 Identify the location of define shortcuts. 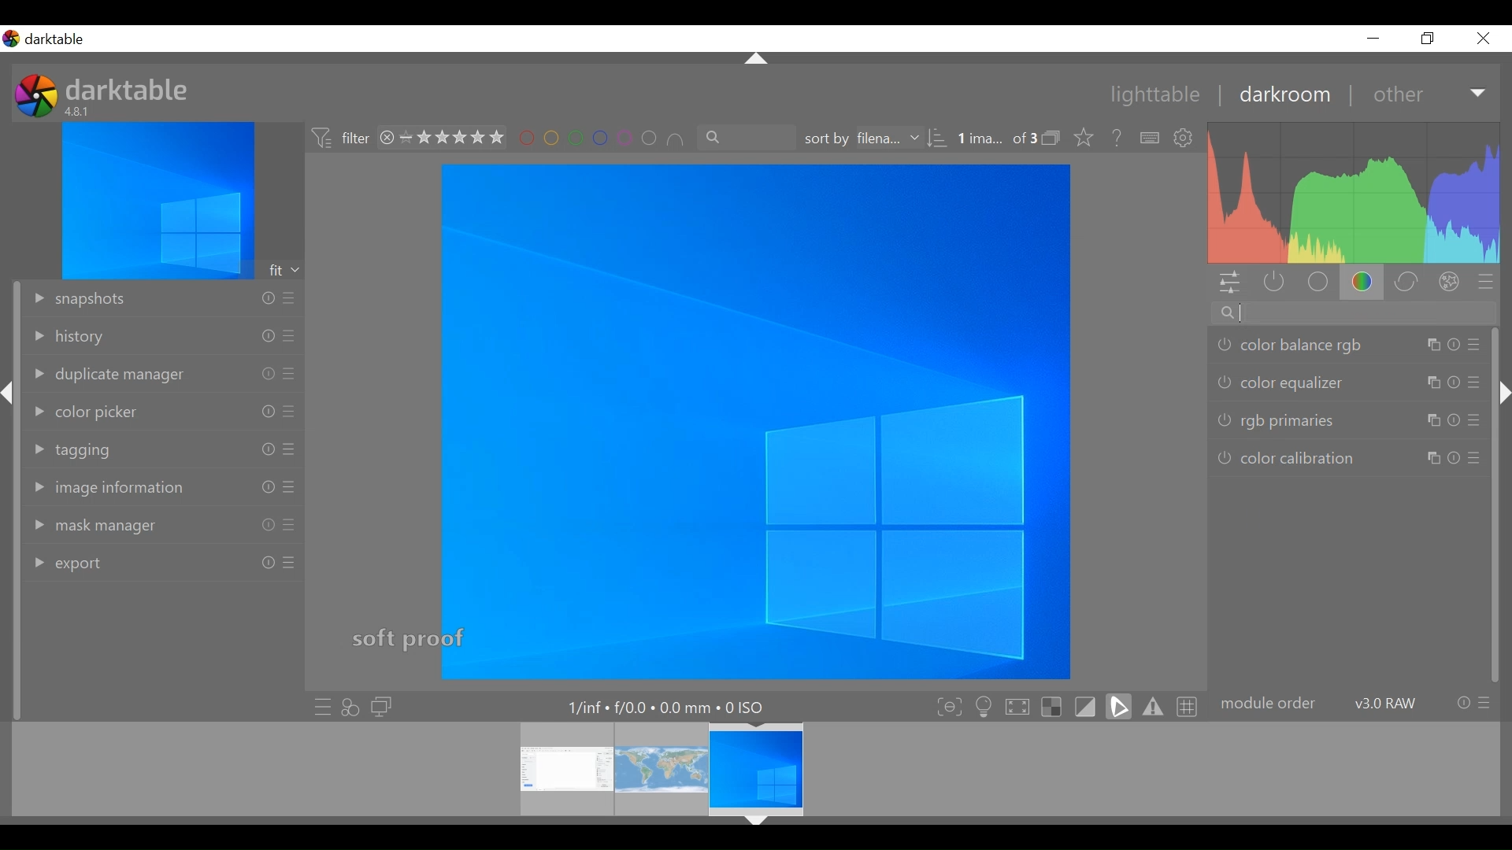
(1151, 139).